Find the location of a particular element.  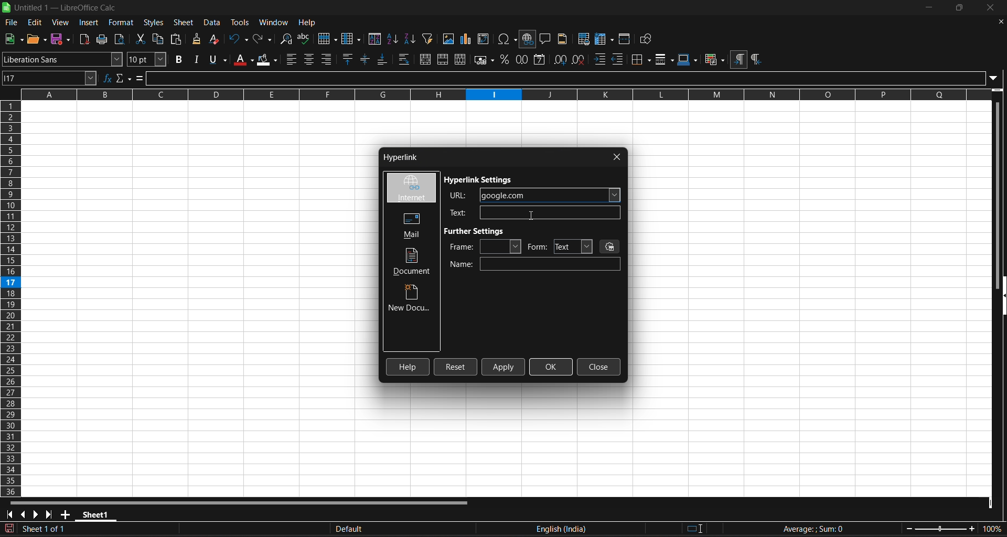

title is located at coordinates (66, 8).